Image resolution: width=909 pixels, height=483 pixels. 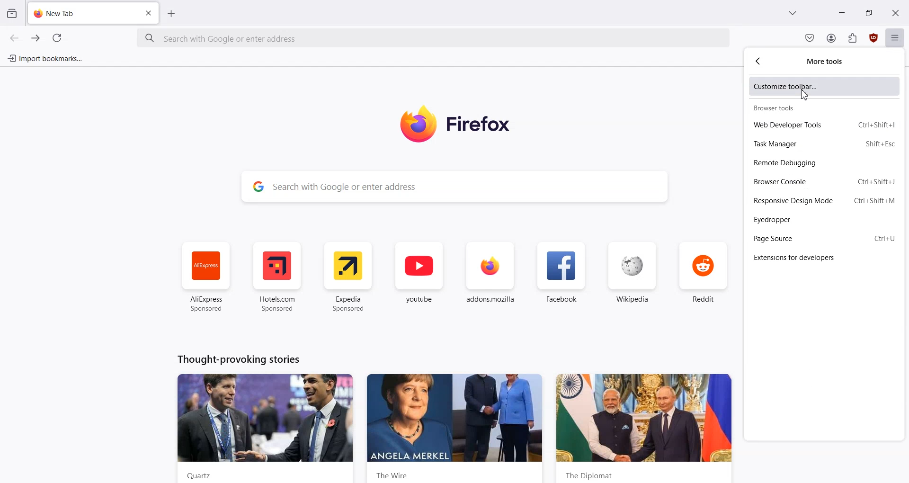 I want to click on Save to Pocket, so click(x=809, y=38).